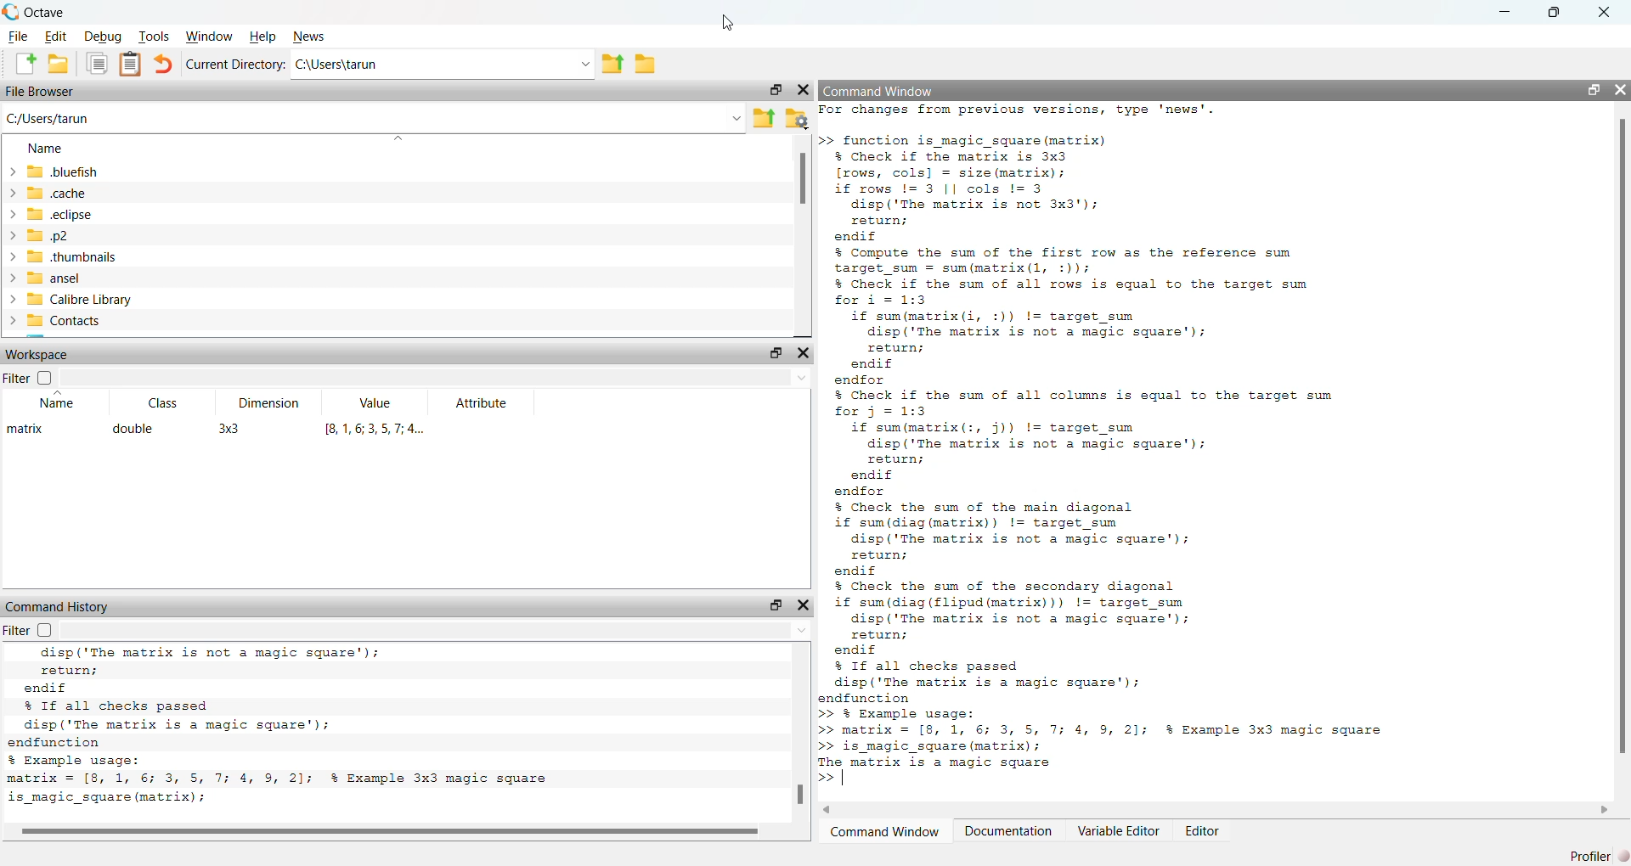 Image resolution: width=1631 pixels, height=866 pixels. What do you see at coordinates (1600, 855) in the screenshot?
I see `Profiler` at bounding box center [1600, 855].